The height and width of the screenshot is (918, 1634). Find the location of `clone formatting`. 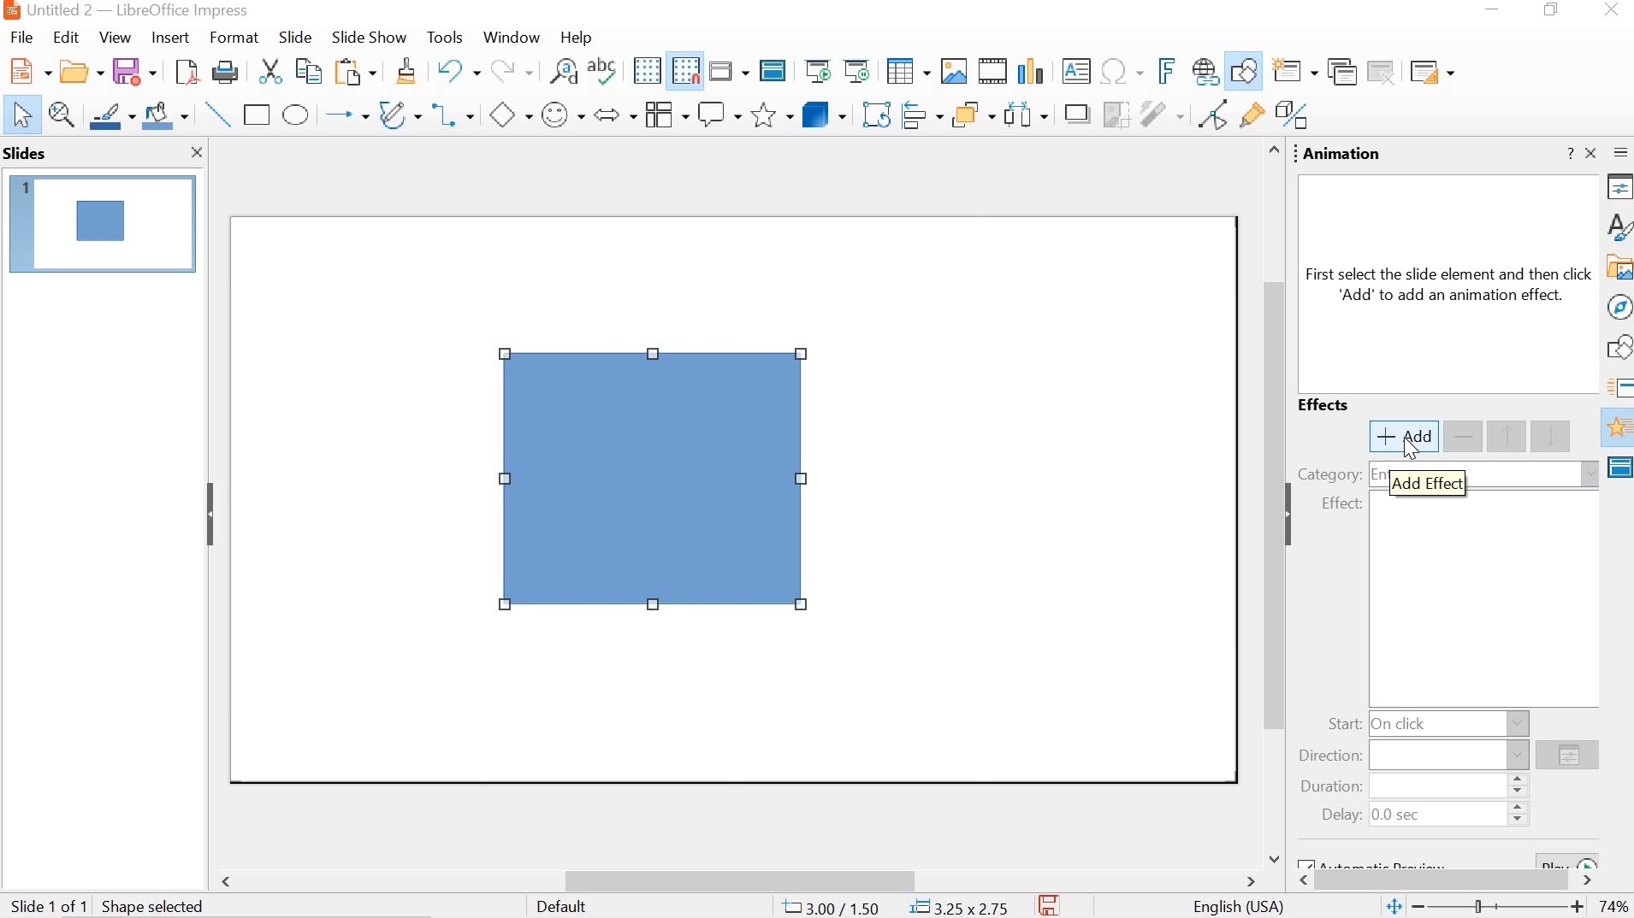

clone formatting is located at coordinates (405, 72).